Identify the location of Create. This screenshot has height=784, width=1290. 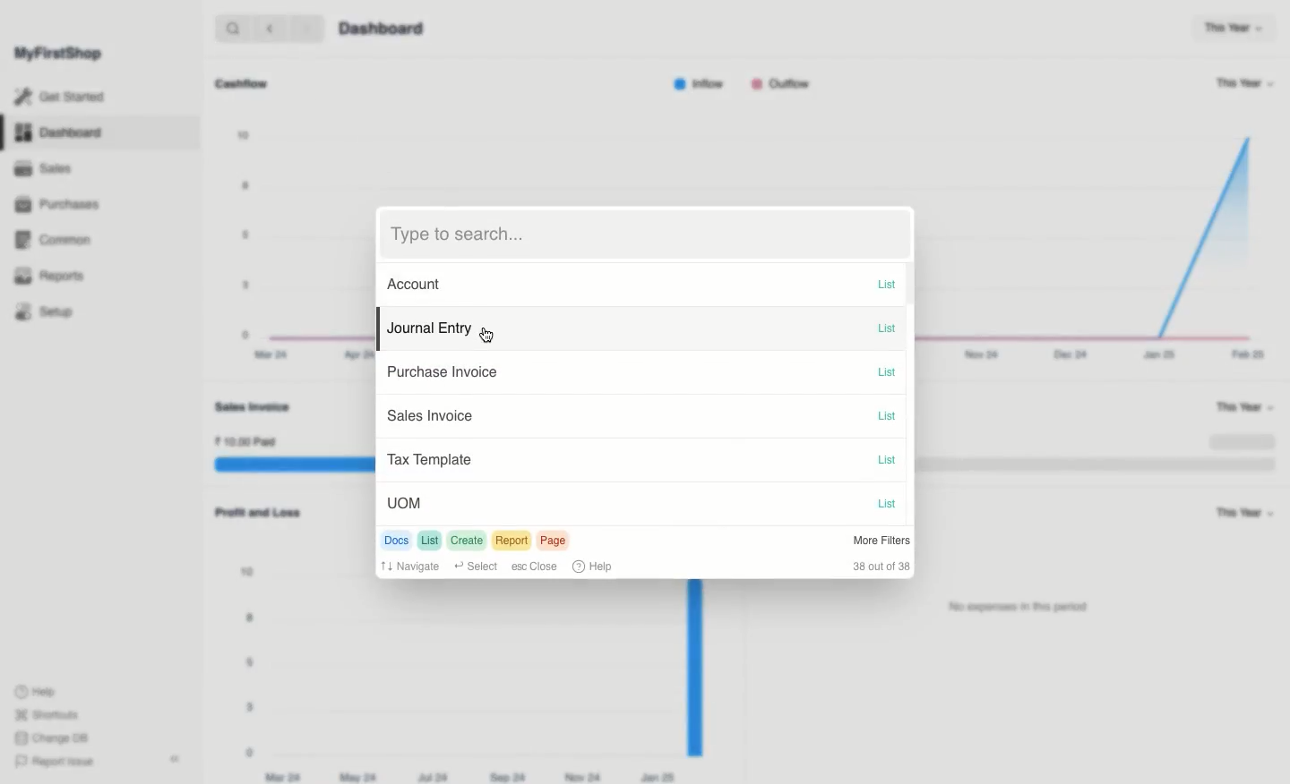
(465, 541).